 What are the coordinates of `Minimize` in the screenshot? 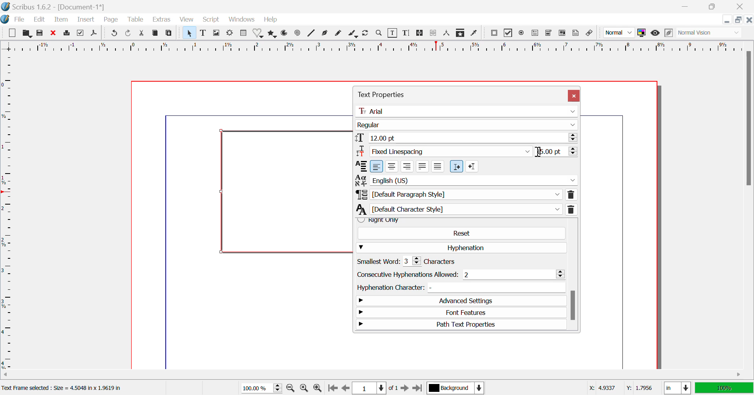 It's located at (739, 20).